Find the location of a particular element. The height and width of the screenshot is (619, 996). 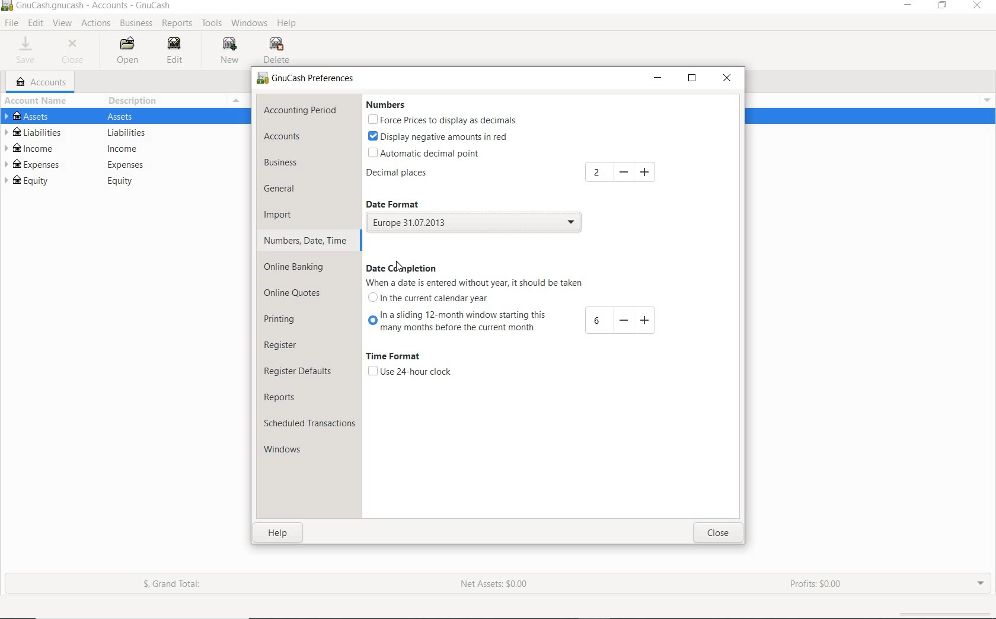

decimal places is located at coordinates (416, 175).